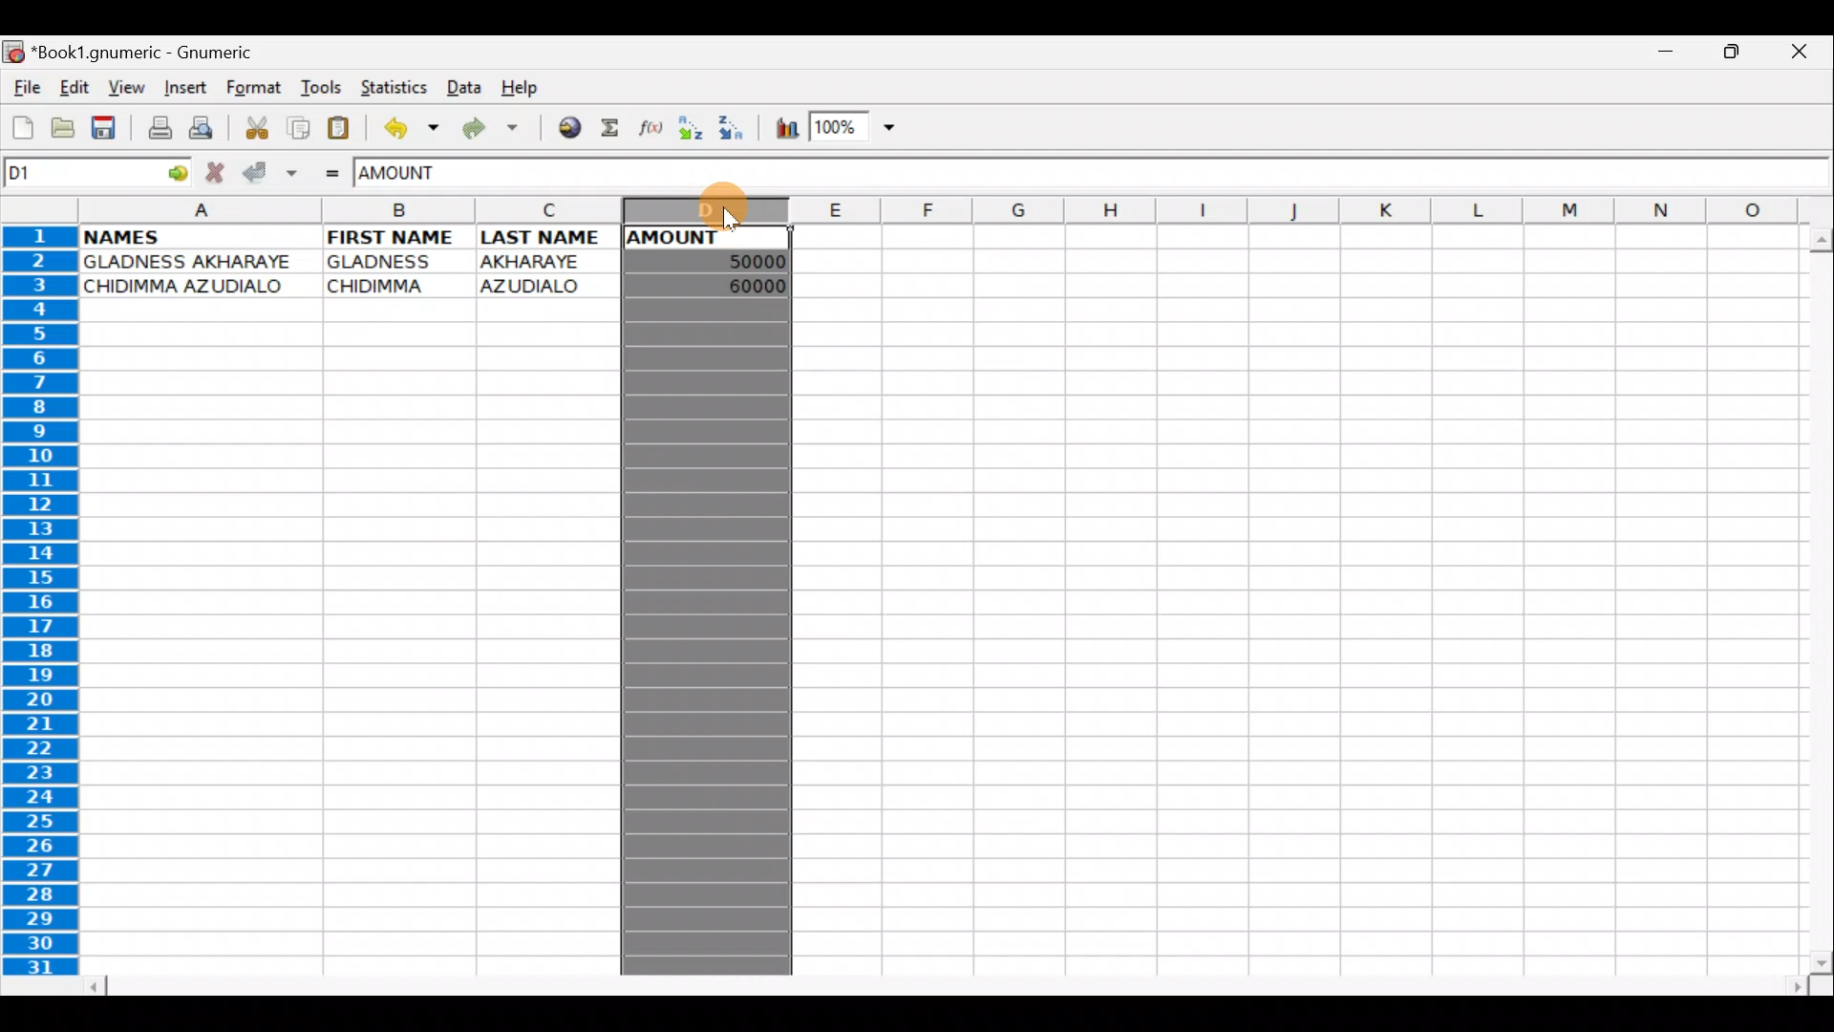 The image size is (1834, 1032). Describe the element at coordinates (779, 128) in the screenshot. I see `Insert Chart` at that location.